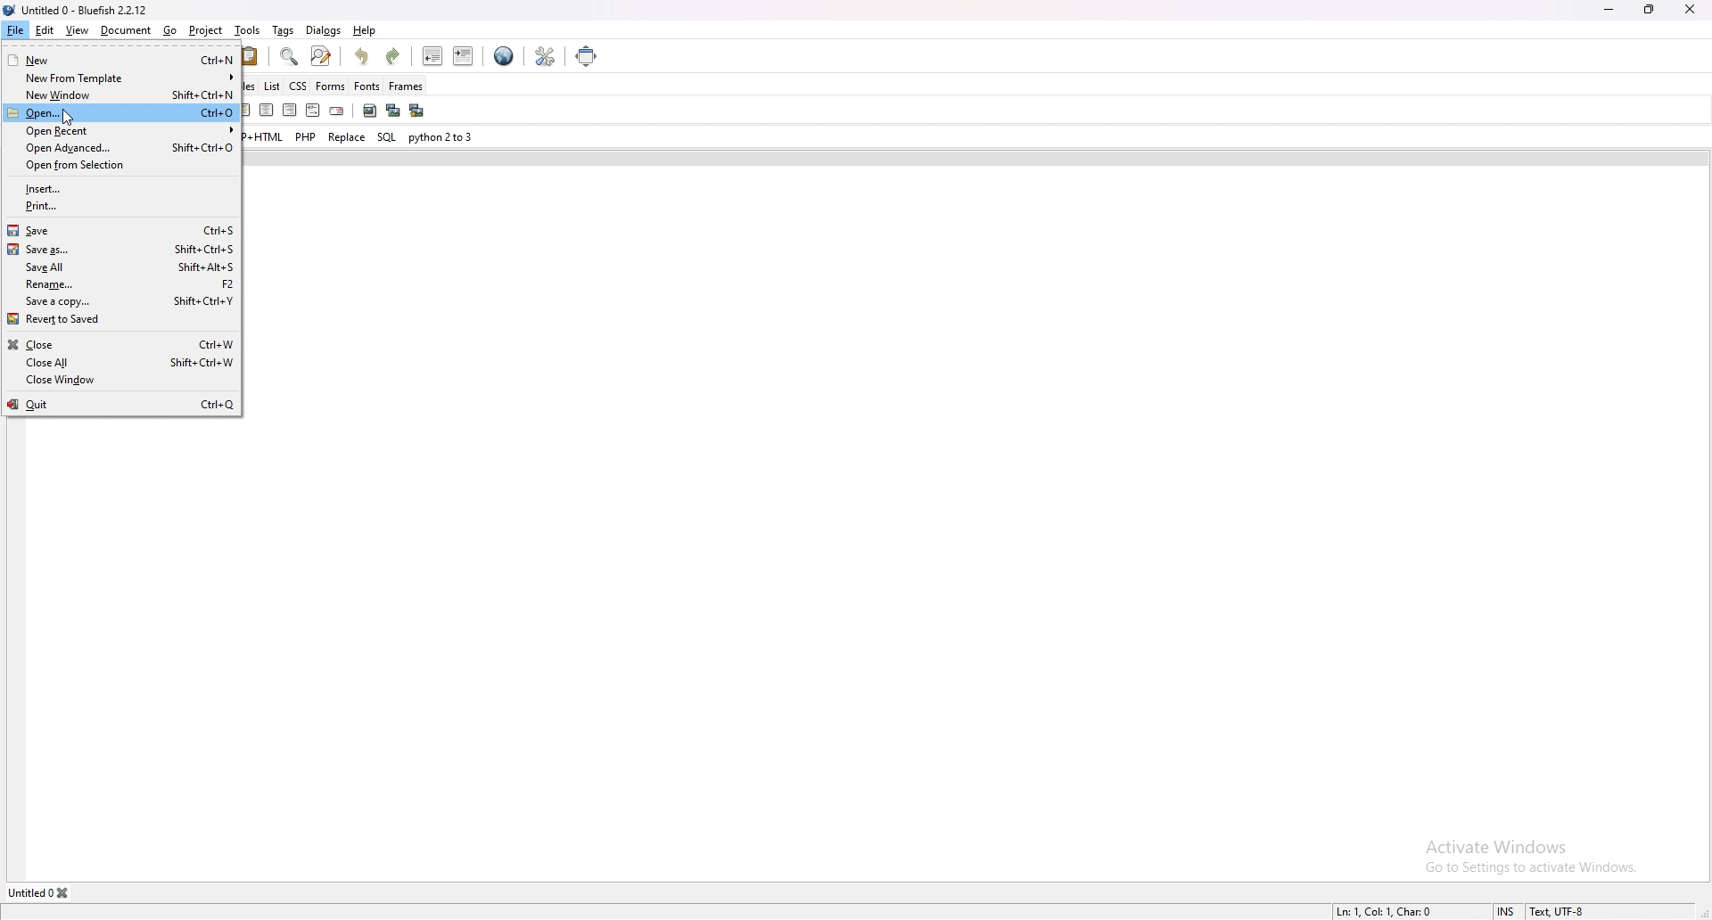 Image resolution: width=1712 pixels, height=920 pixels. What do you see at coordinates (284, 29) in the screenshot?
I see `tags` at bounding box center [284, 29].